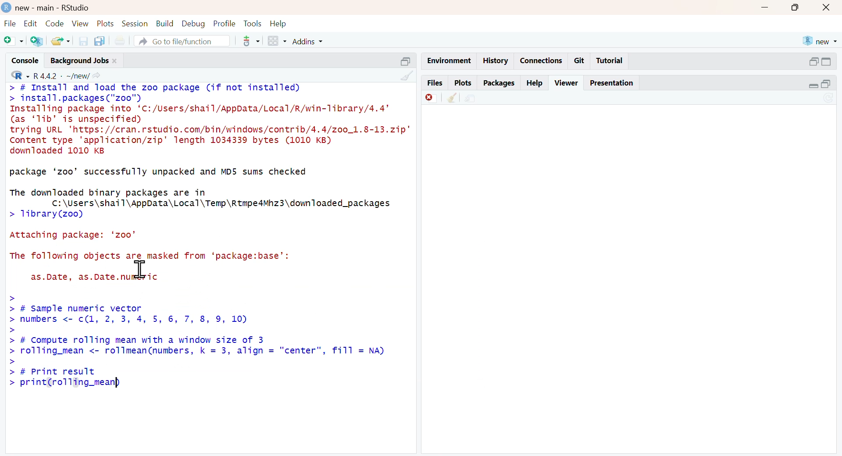 The image size is (842, 456). I want to click on connections, so click(539, 61).